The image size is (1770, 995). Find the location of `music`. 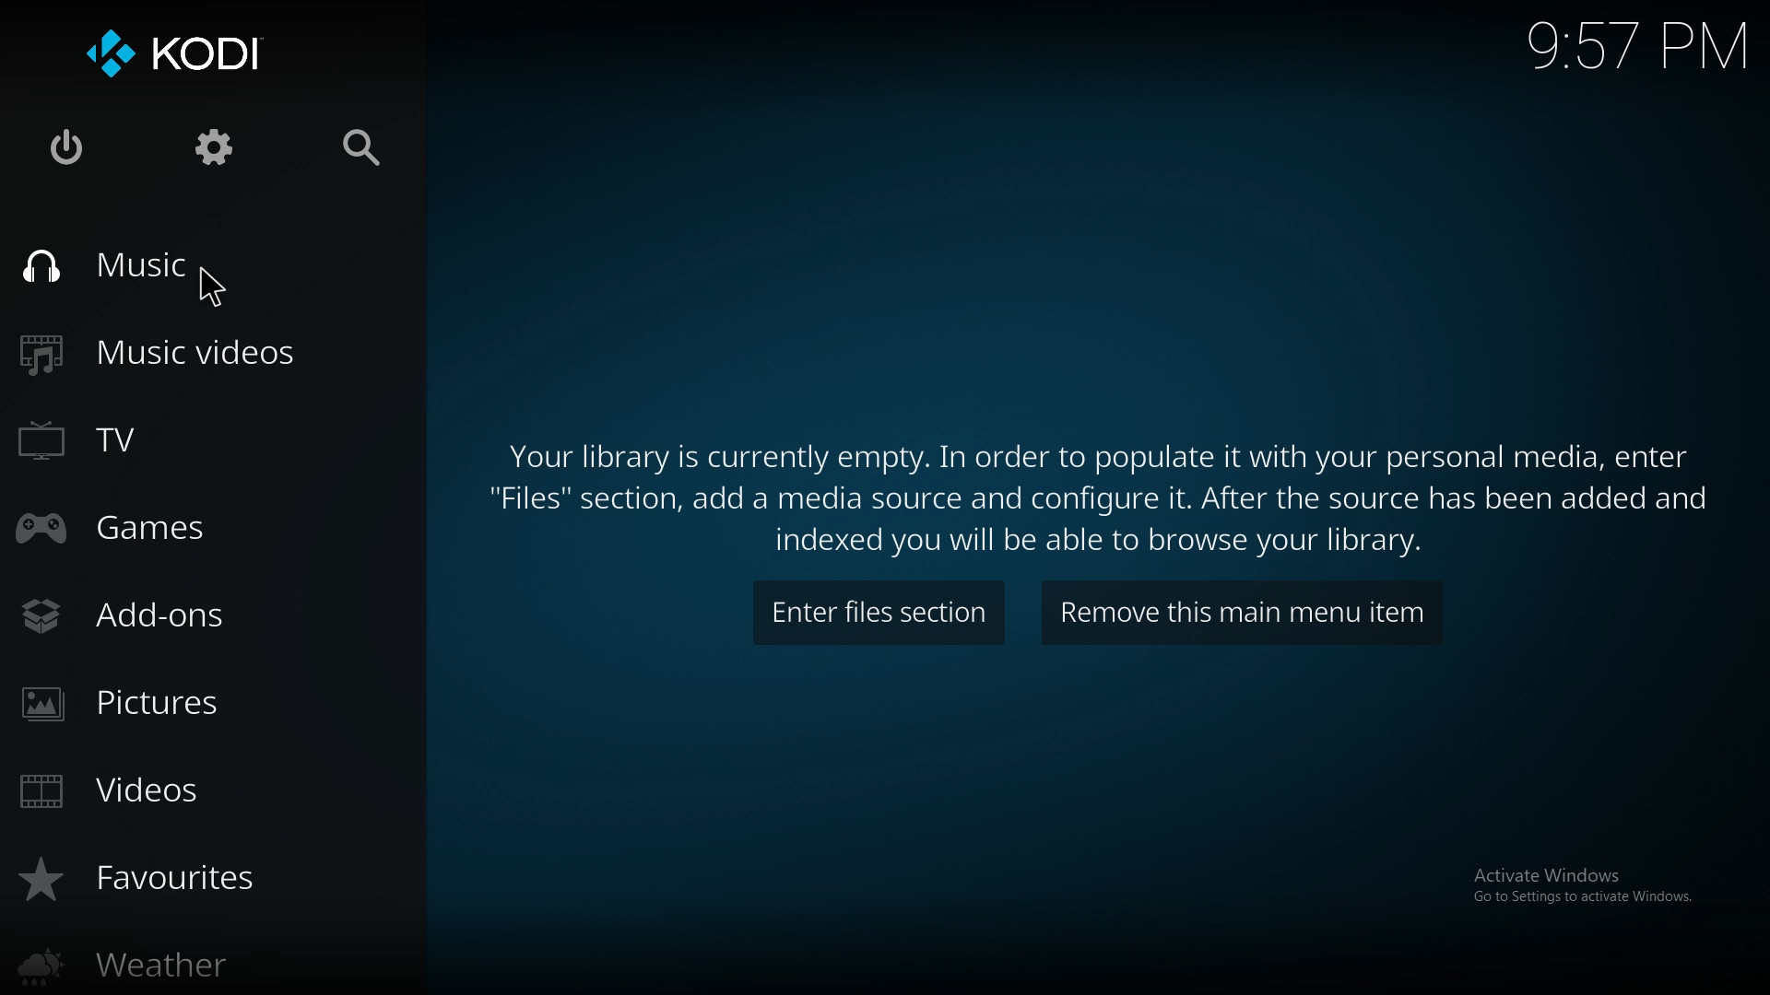

music is located at coordinates (172, 267).